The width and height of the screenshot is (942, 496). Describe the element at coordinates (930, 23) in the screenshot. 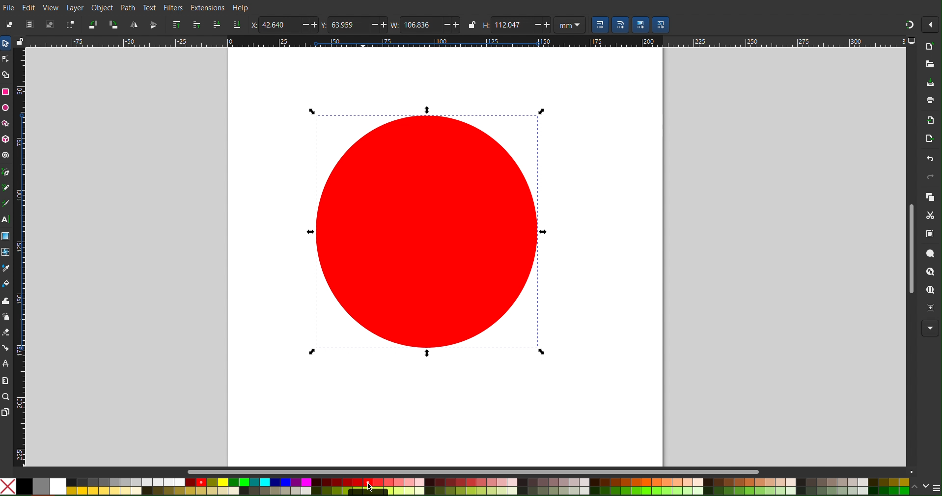

I see `More Options` at that location.